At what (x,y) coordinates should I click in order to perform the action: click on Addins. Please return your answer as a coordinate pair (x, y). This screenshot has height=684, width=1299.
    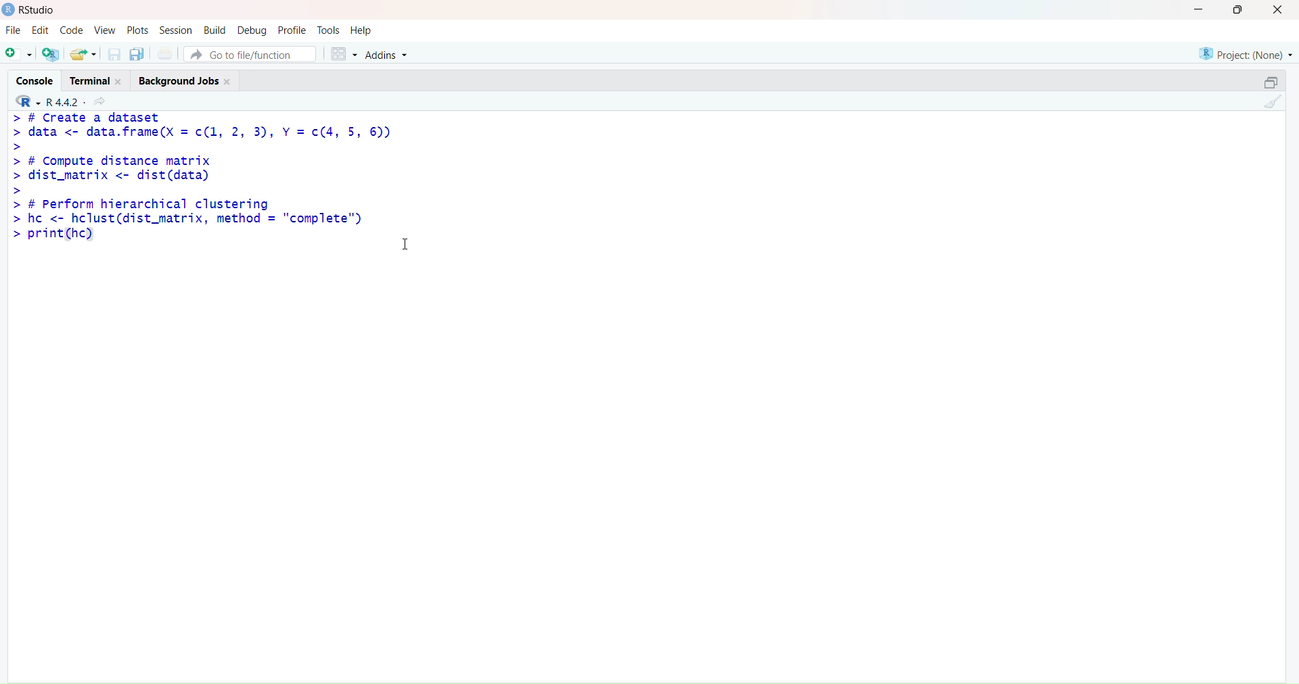
    Looking at the image, I should click on (396, 53).